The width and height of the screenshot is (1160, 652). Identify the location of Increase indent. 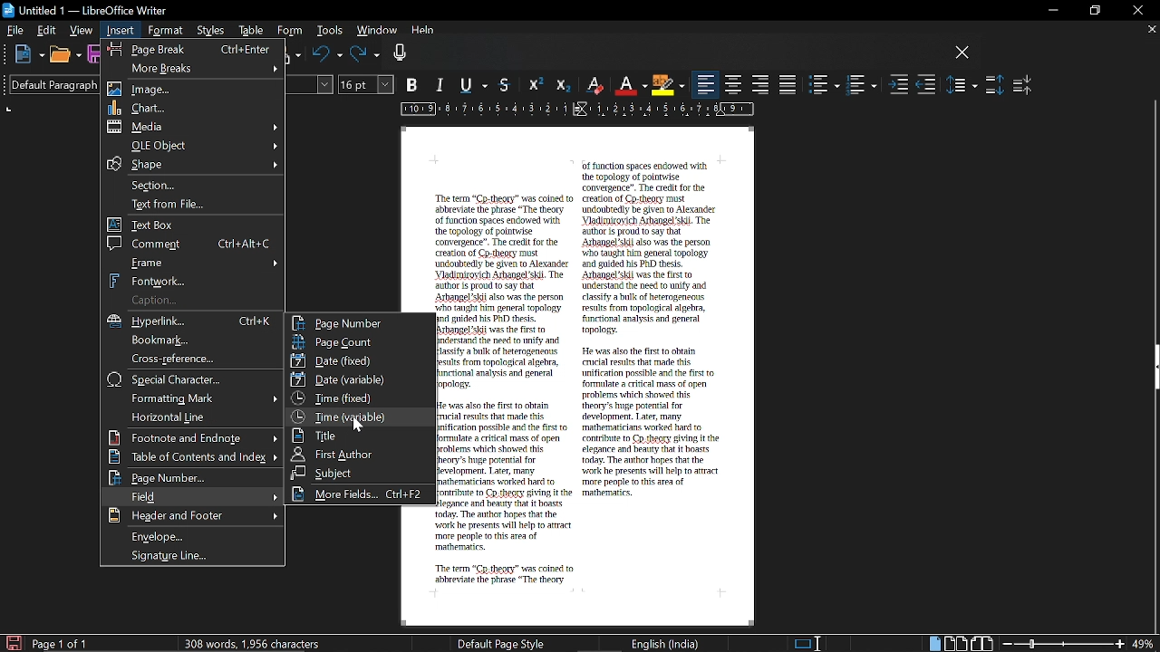
(899, 86).